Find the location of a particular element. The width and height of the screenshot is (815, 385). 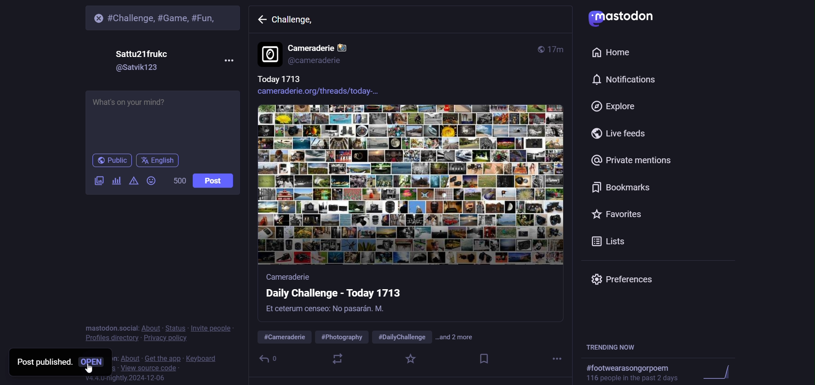

close is located at coordinates (96, 18).